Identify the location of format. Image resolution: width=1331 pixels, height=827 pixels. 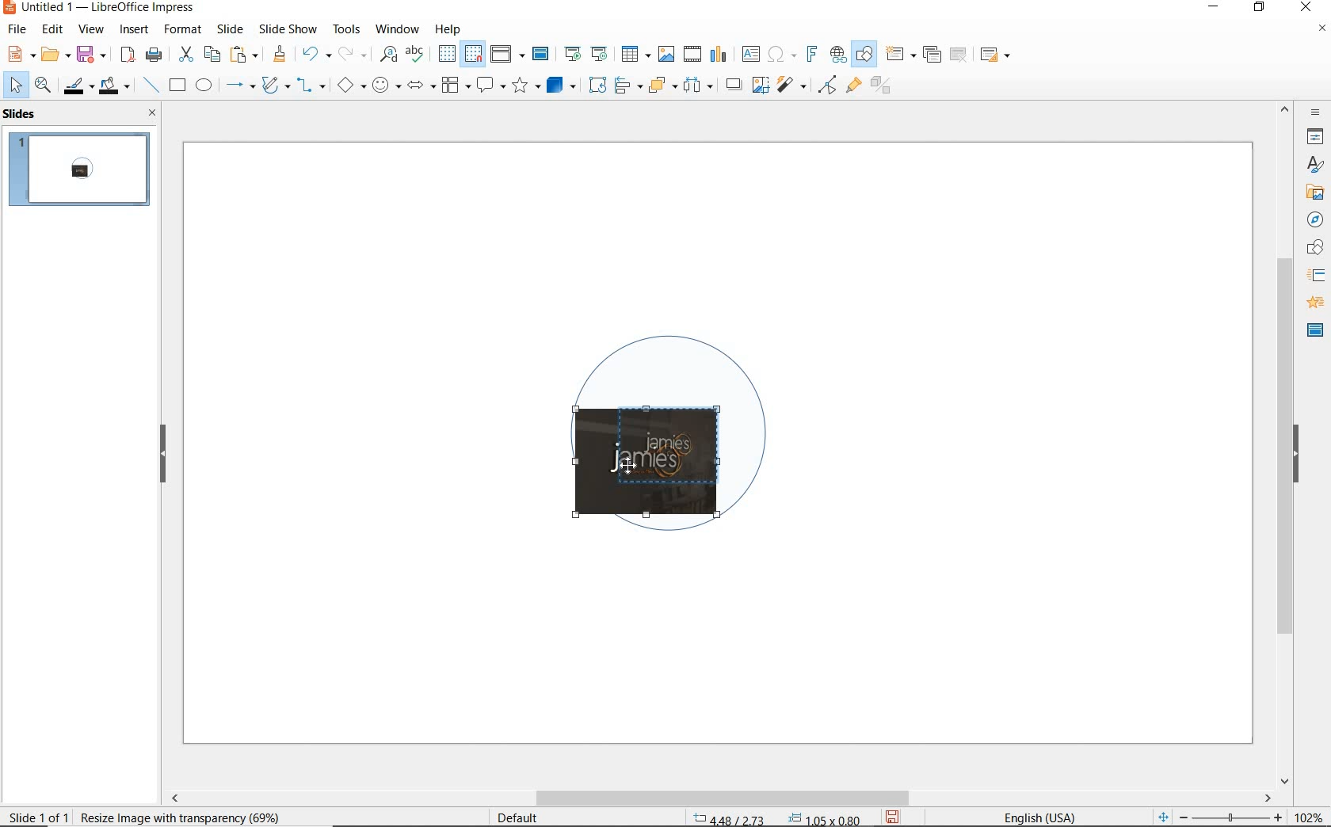
(181, 29).